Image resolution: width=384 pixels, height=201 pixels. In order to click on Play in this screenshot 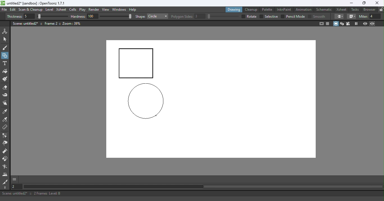, I will do `click(83, 10)`.